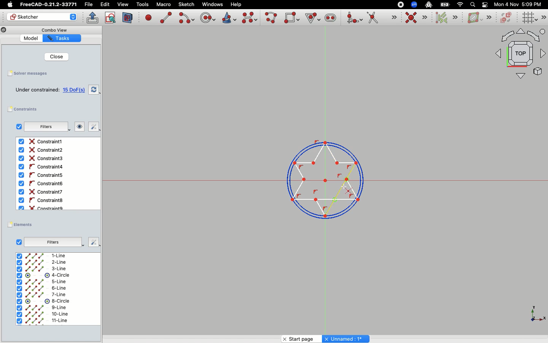  Describe the element at coordinates (529, 18) in the screenshot. I see `Toggle grid` at that location.